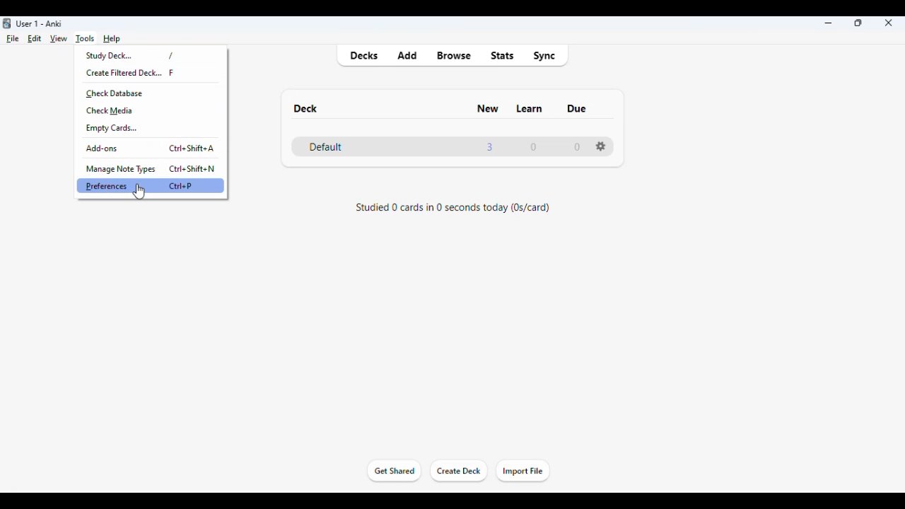  I want to click on sync, so click(544, 56).